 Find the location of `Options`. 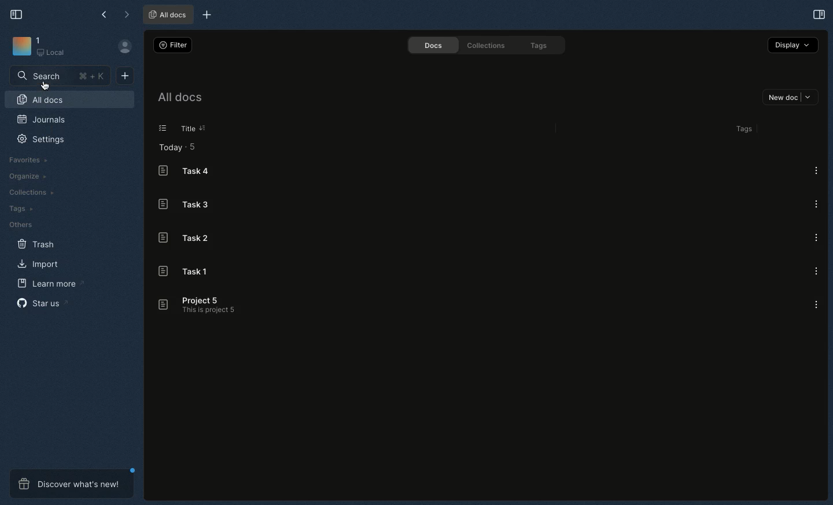

Options is located at coordinates (816, 203).